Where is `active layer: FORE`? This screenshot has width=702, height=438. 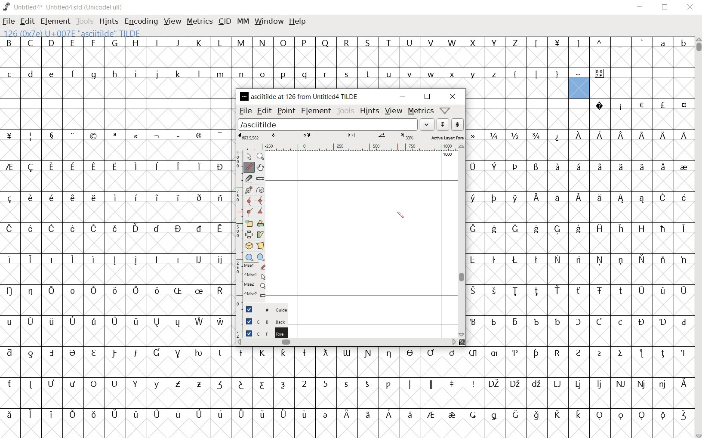
active layer: FORE is located at coordinates (350, 137).